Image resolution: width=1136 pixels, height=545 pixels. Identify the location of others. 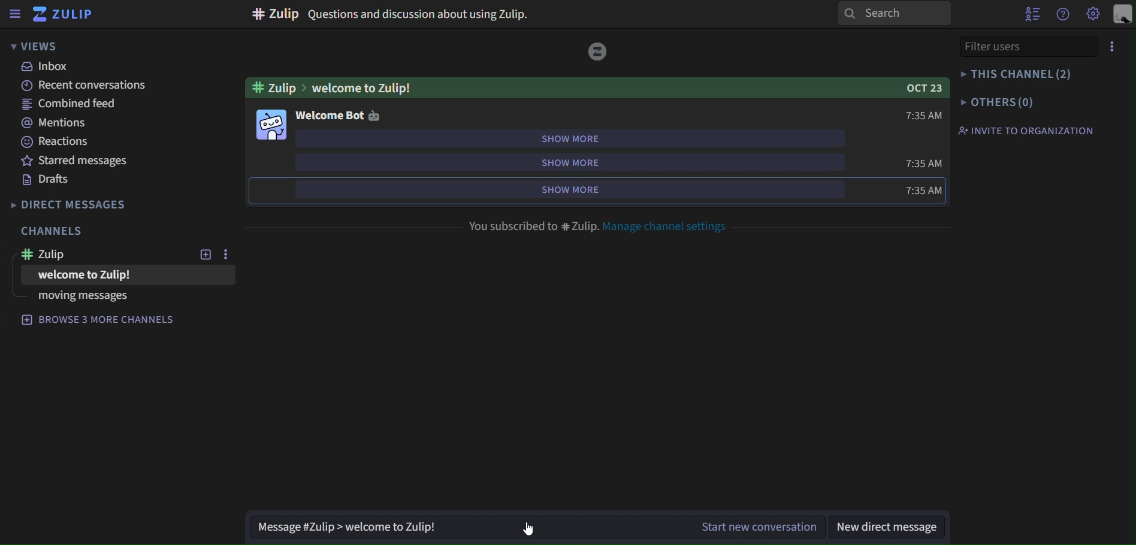
(997, 103).